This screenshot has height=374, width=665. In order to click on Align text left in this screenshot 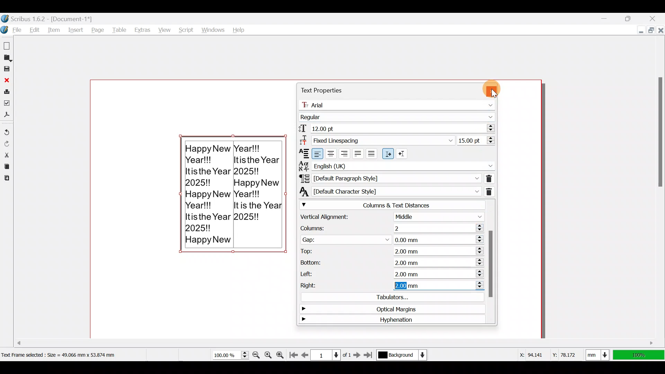, I will do `click(318, 153)`.